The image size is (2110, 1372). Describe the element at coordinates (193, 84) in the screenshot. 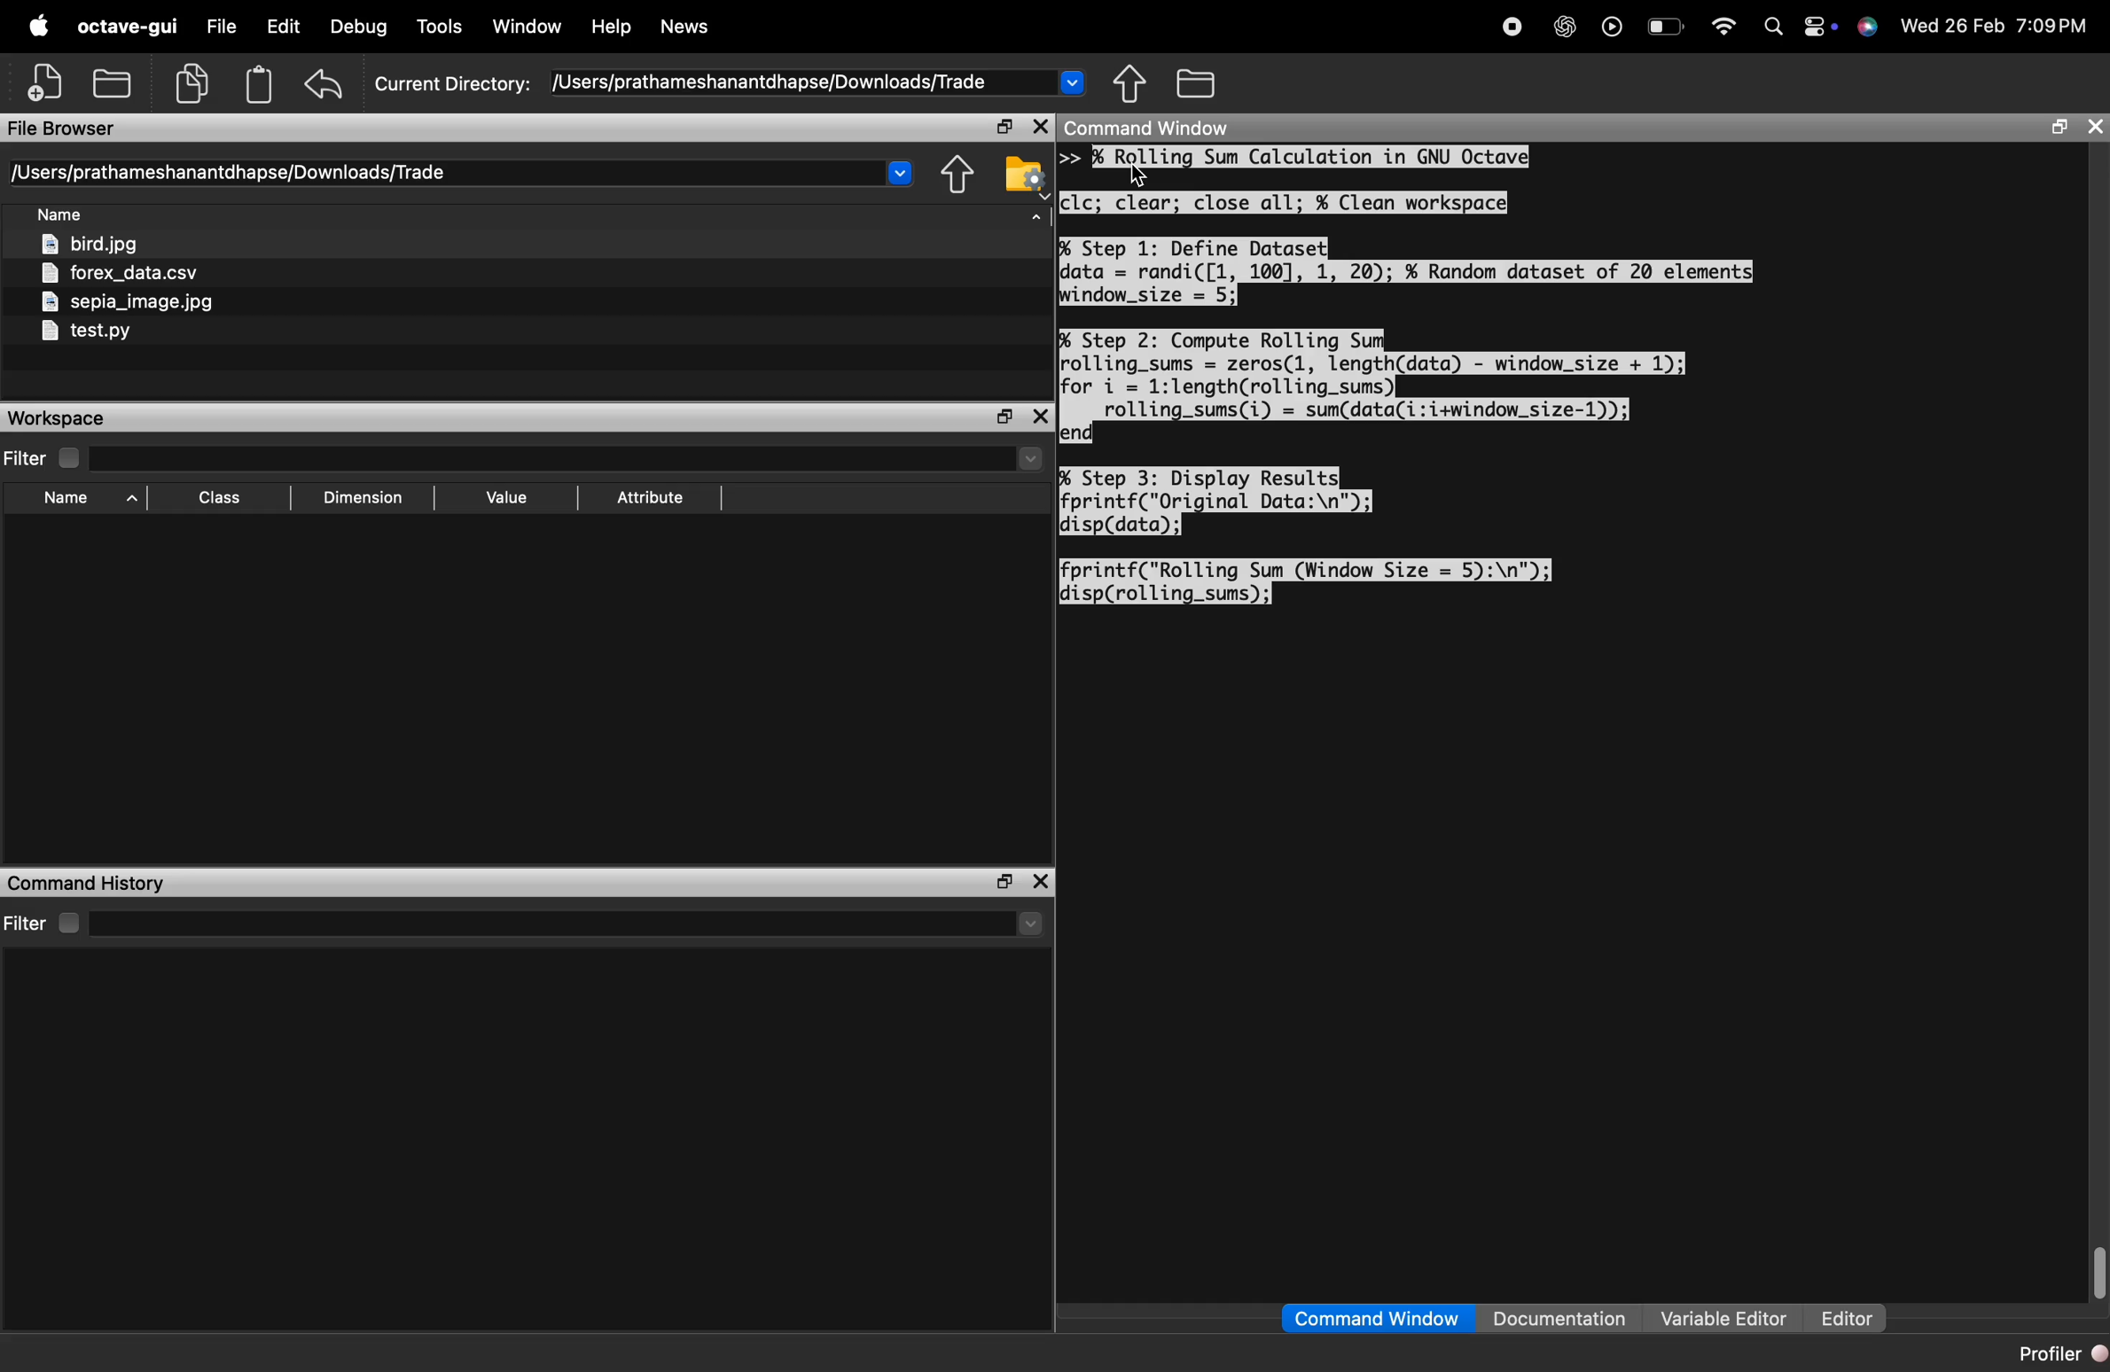

I see `copy` at that location.